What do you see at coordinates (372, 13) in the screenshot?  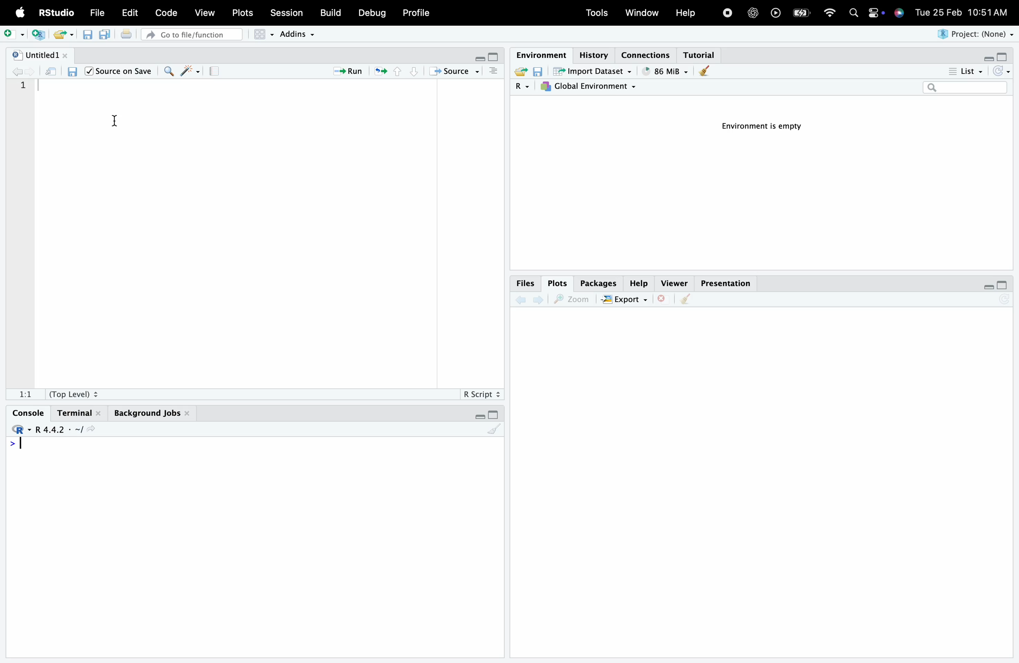 I see `Debug` at bounding box center [372, 13].